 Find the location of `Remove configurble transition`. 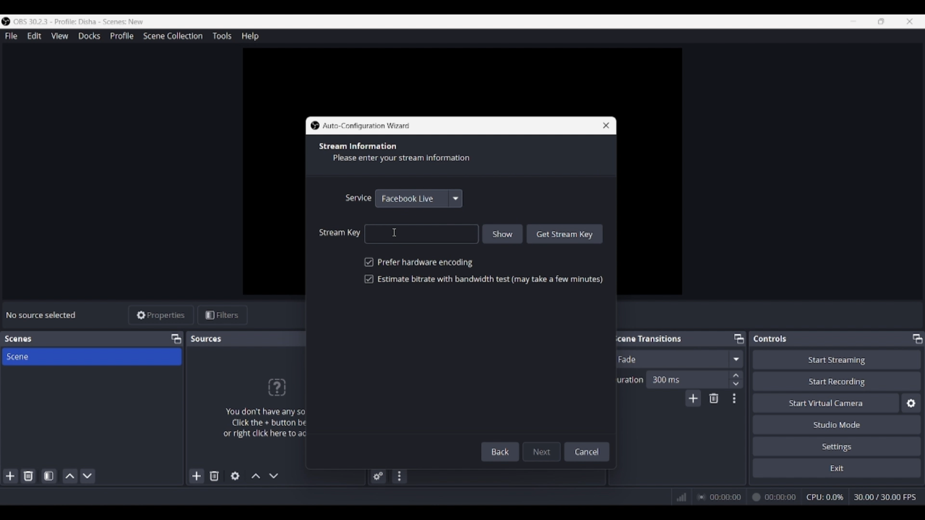

Remove configurble transition is located at coordinates (714, 398).